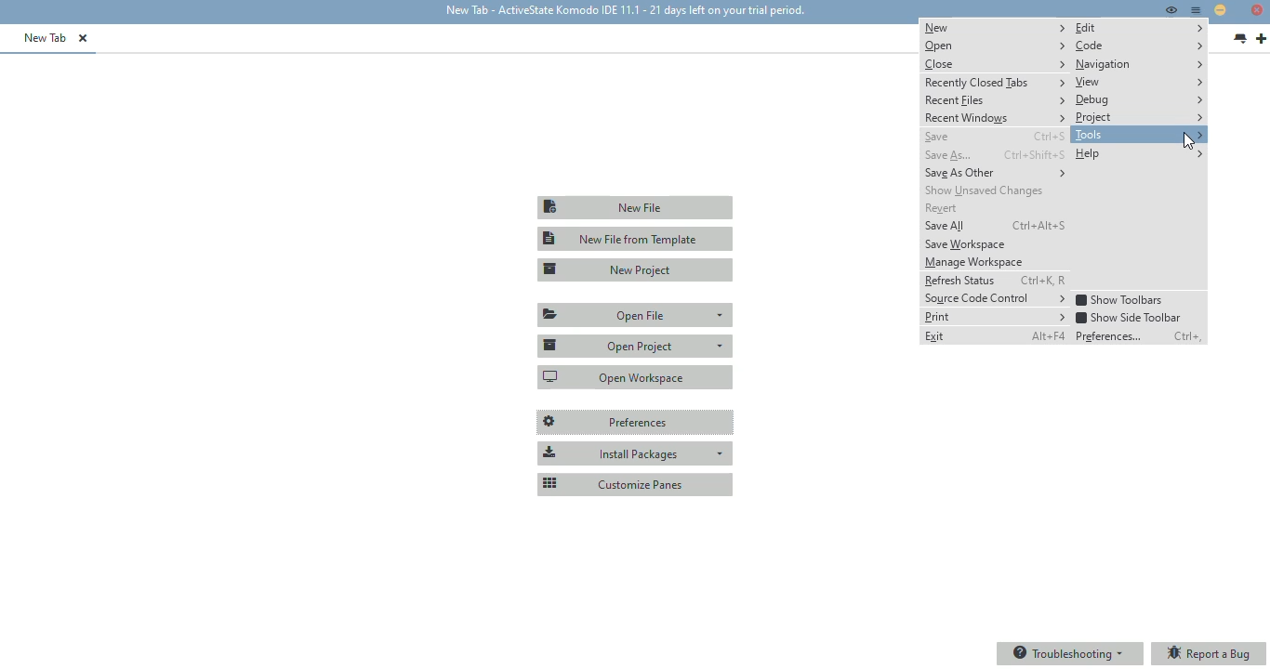  Describe the element at coordinates (636, 376) in the screenshot. I see `open workspace` at that location.